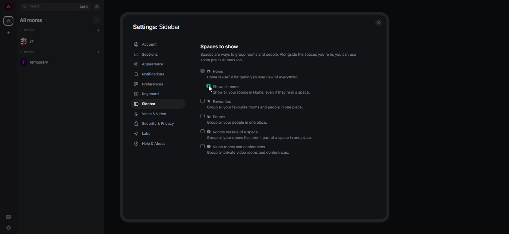 This screenshot has height=234, width=509. What do you see at coordinates (203, 146) in the screenshot?
I see `disabled` at bounding box center [203, 146].